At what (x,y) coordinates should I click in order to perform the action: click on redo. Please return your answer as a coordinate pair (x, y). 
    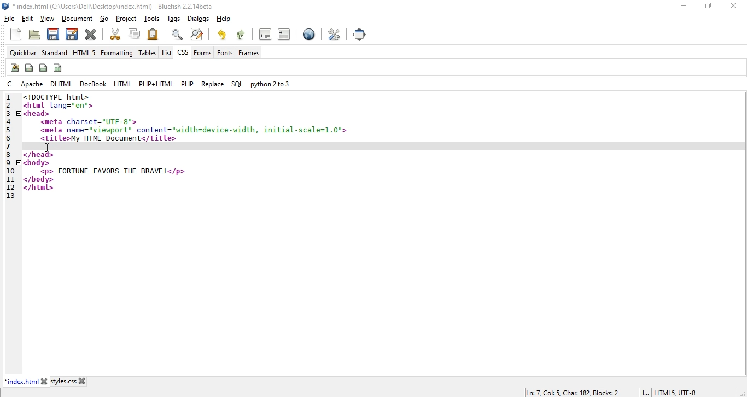
    Looking at the image, I should click on (243, 33).